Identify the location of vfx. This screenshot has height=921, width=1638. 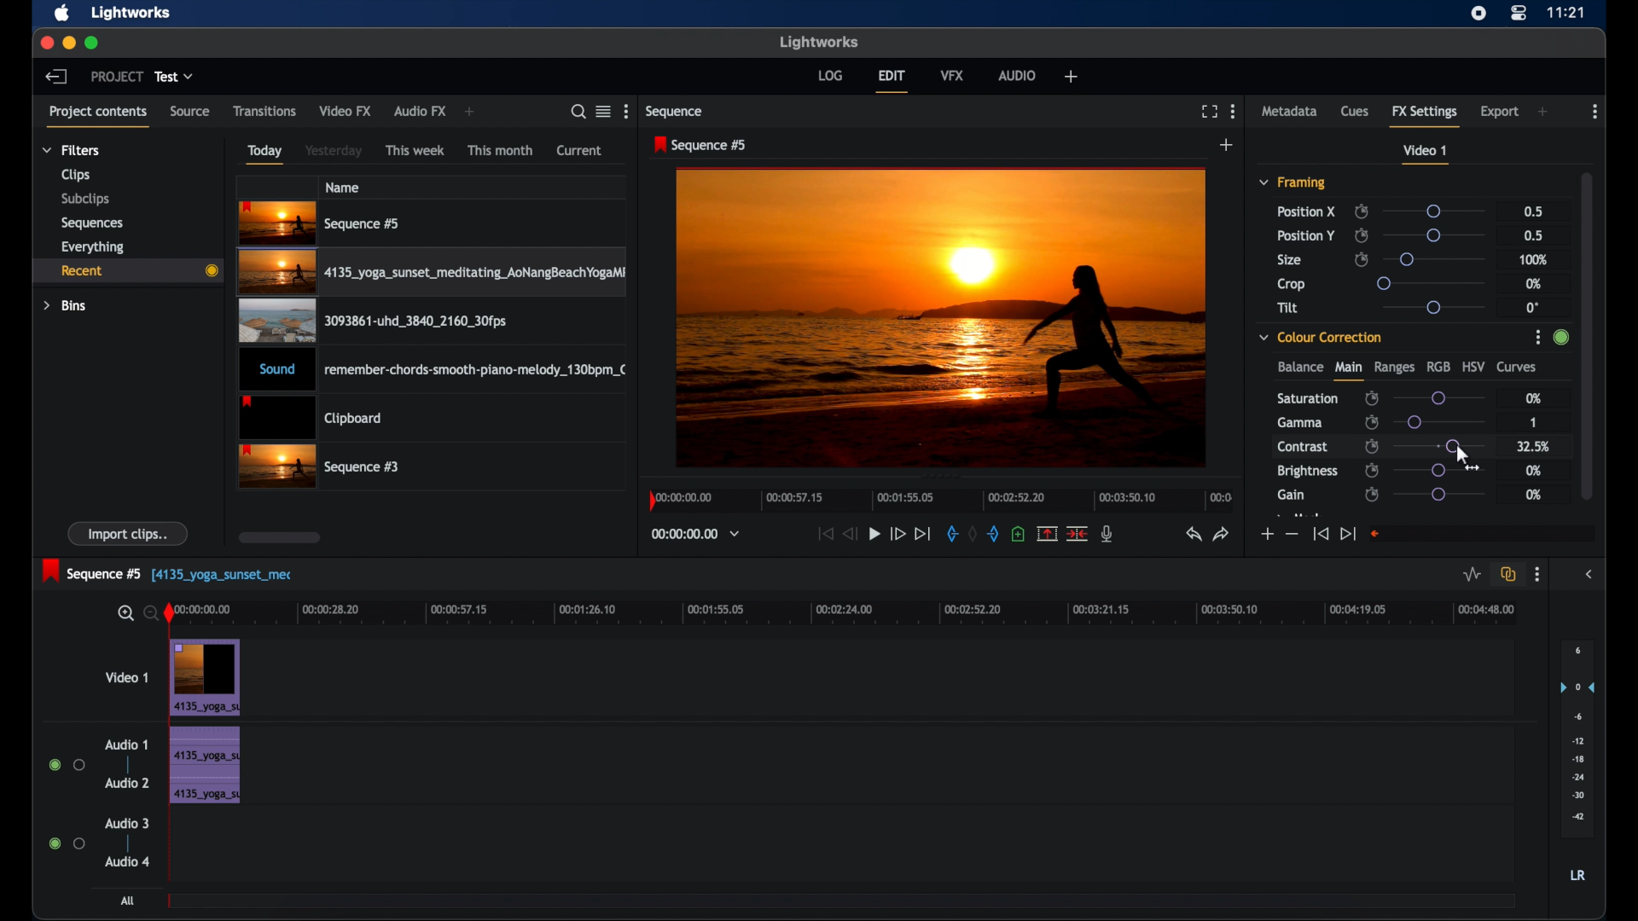
(952, 74).